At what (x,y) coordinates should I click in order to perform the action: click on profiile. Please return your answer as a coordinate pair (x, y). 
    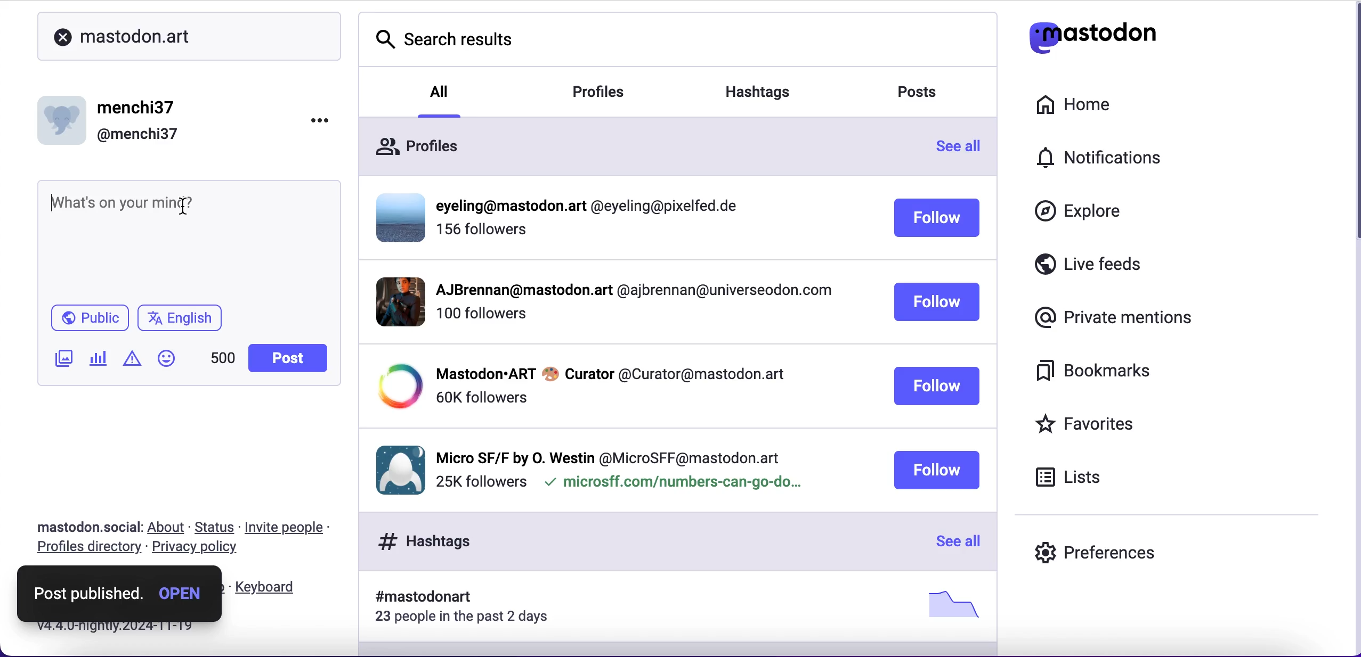
    Looking at the image, I should click on (593, 207).